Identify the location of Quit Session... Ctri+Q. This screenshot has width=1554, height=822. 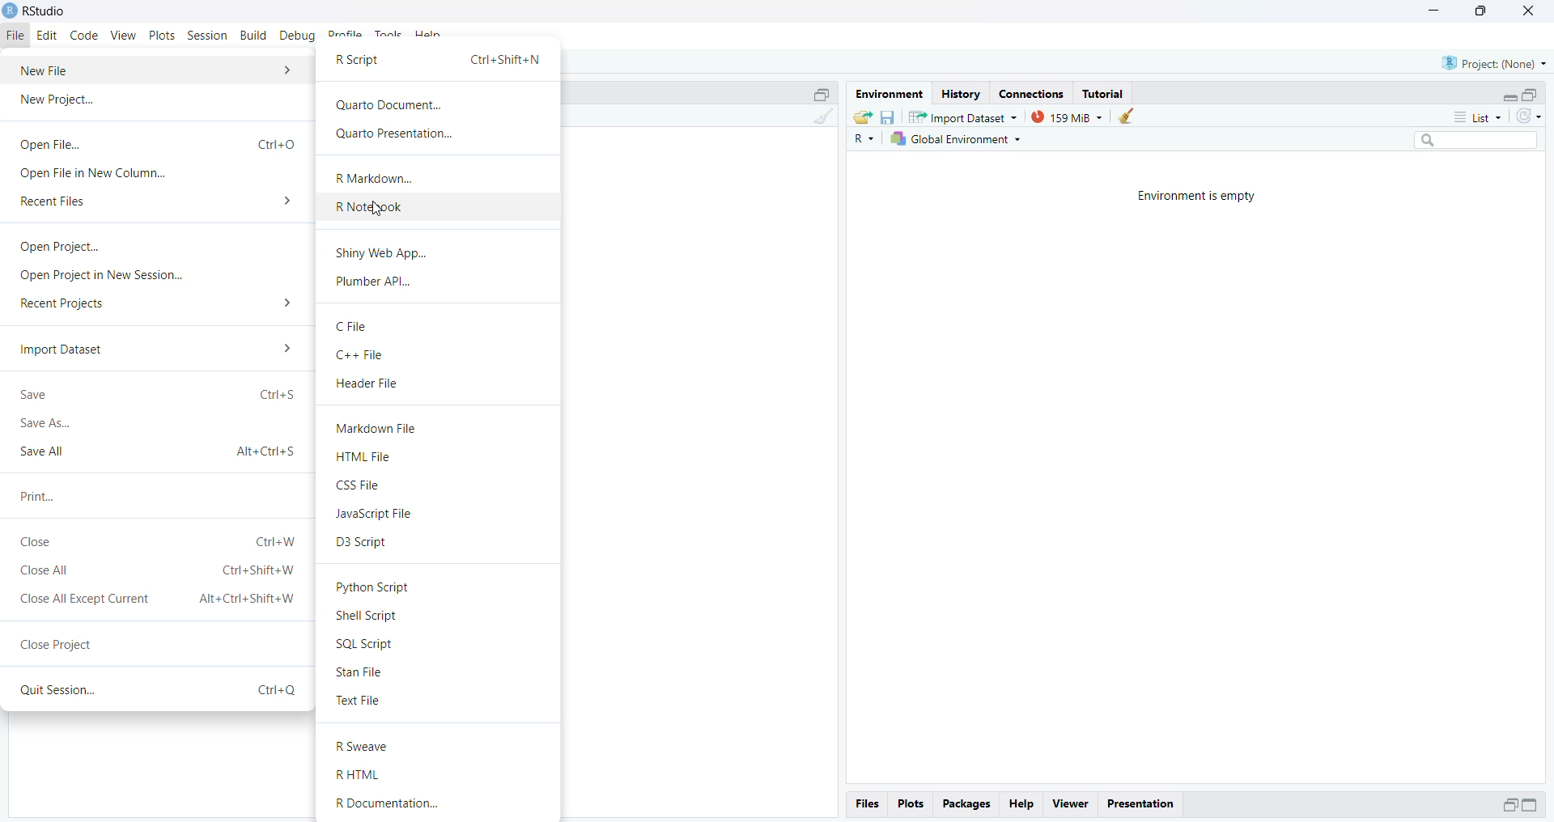
(155, 691).